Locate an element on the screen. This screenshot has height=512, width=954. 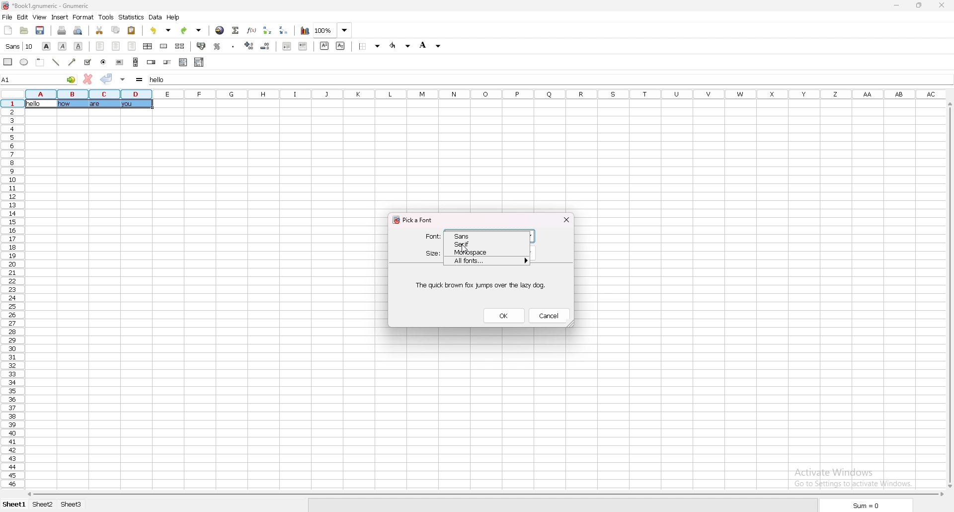
accept changes in all cells is located at coordinates (123, 79).